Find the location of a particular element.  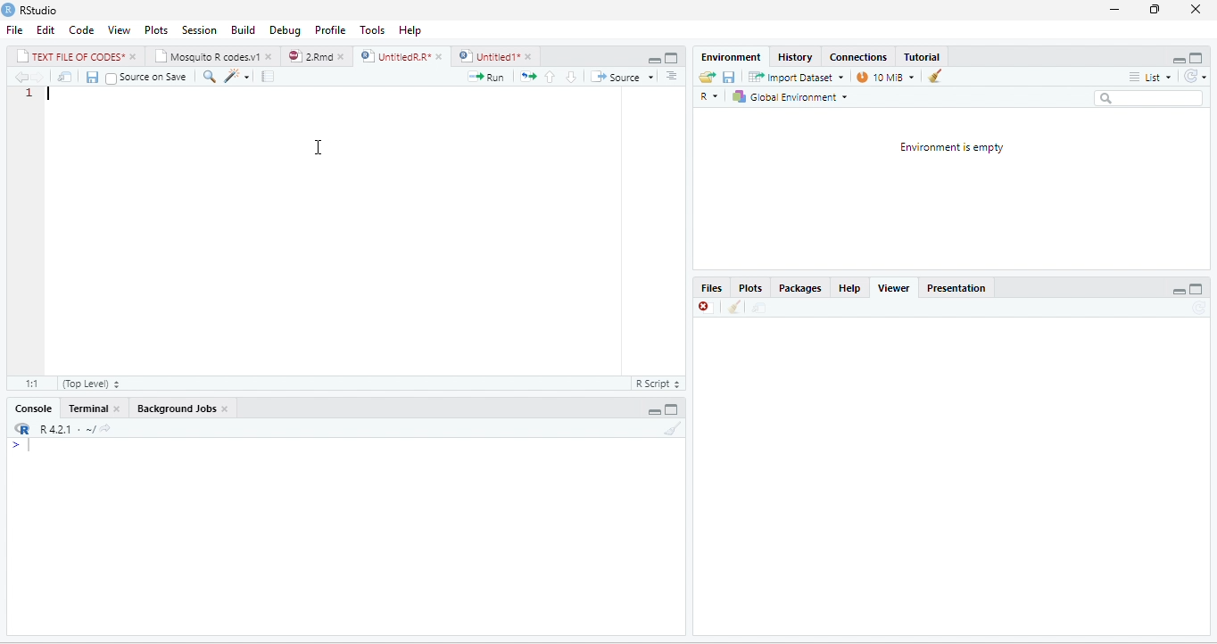

minimize is located at coordinates (673, 57).